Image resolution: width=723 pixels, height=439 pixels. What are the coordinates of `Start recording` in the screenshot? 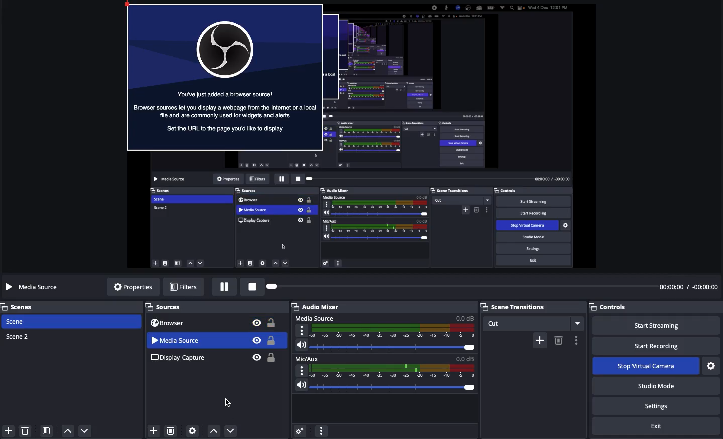 It's located at (656, 345).